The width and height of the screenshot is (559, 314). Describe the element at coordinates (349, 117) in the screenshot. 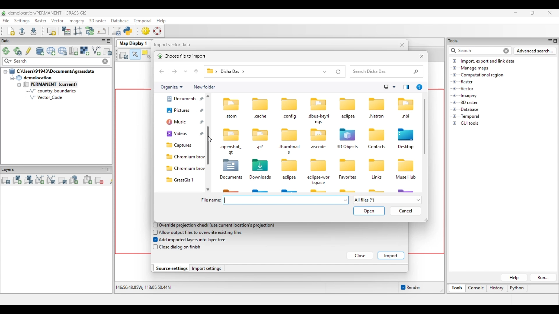

I see `«eclipse` at that location.